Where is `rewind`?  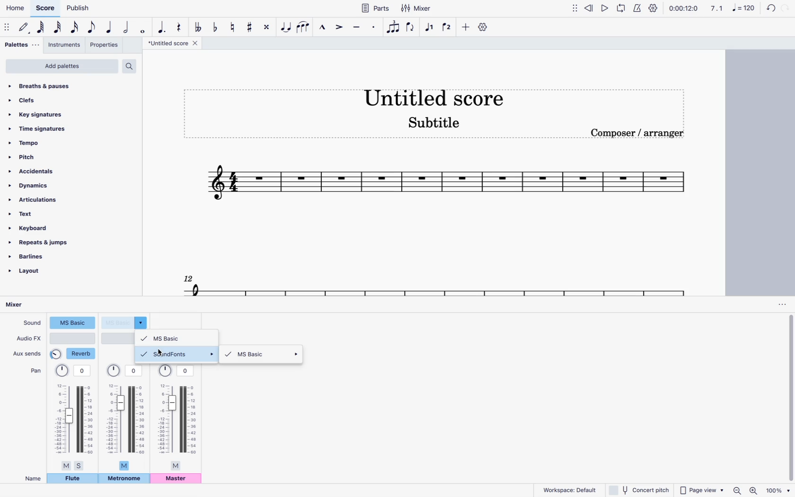 rewind is located at coordinates (589, 9).